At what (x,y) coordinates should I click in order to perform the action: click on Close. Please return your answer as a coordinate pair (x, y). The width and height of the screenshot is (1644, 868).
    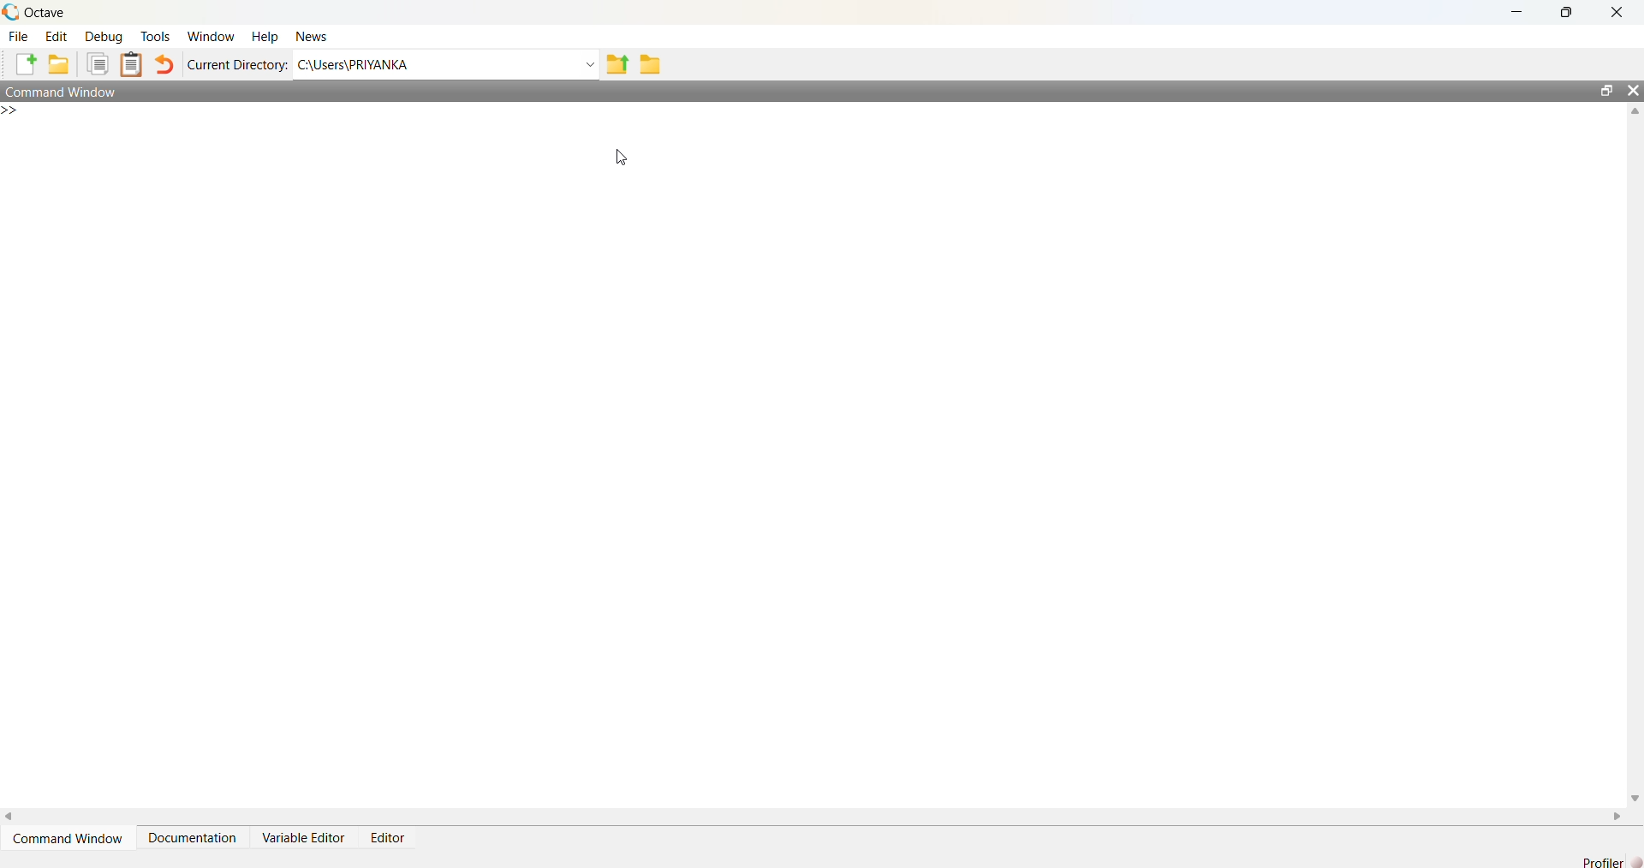
    Looking at the image, I should click on (1617, 12).